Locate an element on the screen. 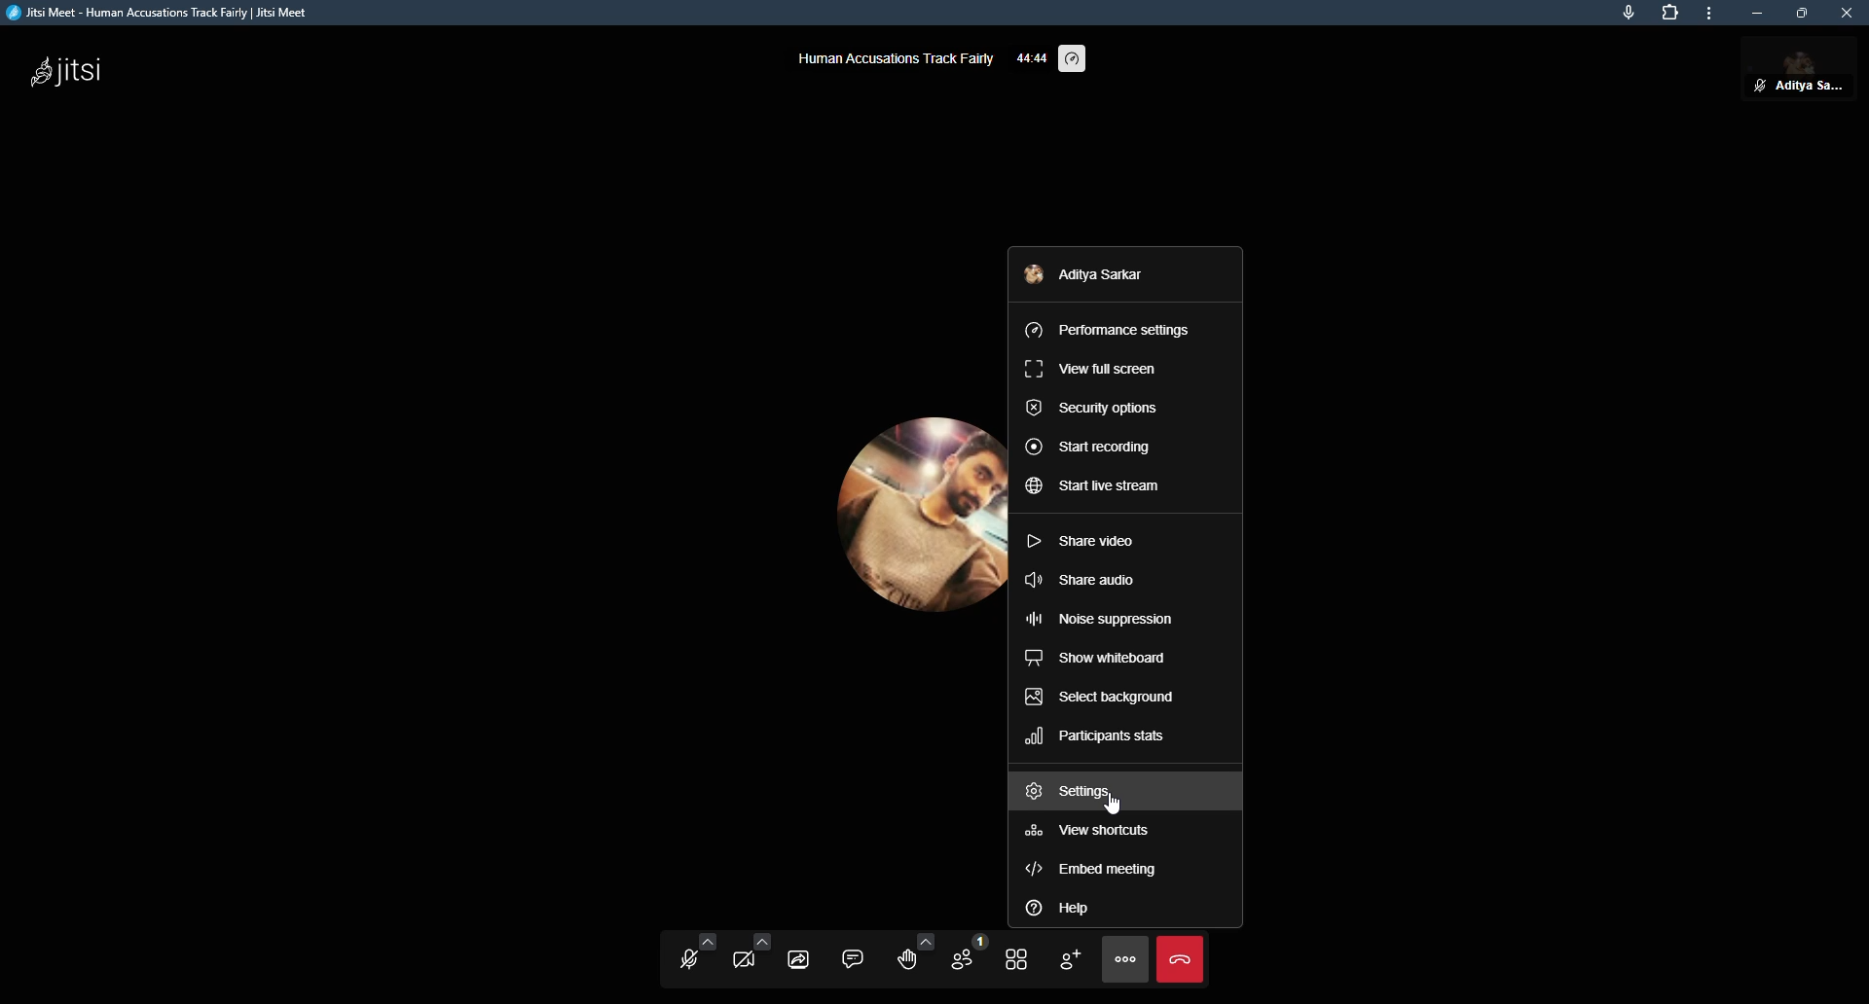 This screenshot has width=1869, height=1004. profile is located at coordinates (882, 505).